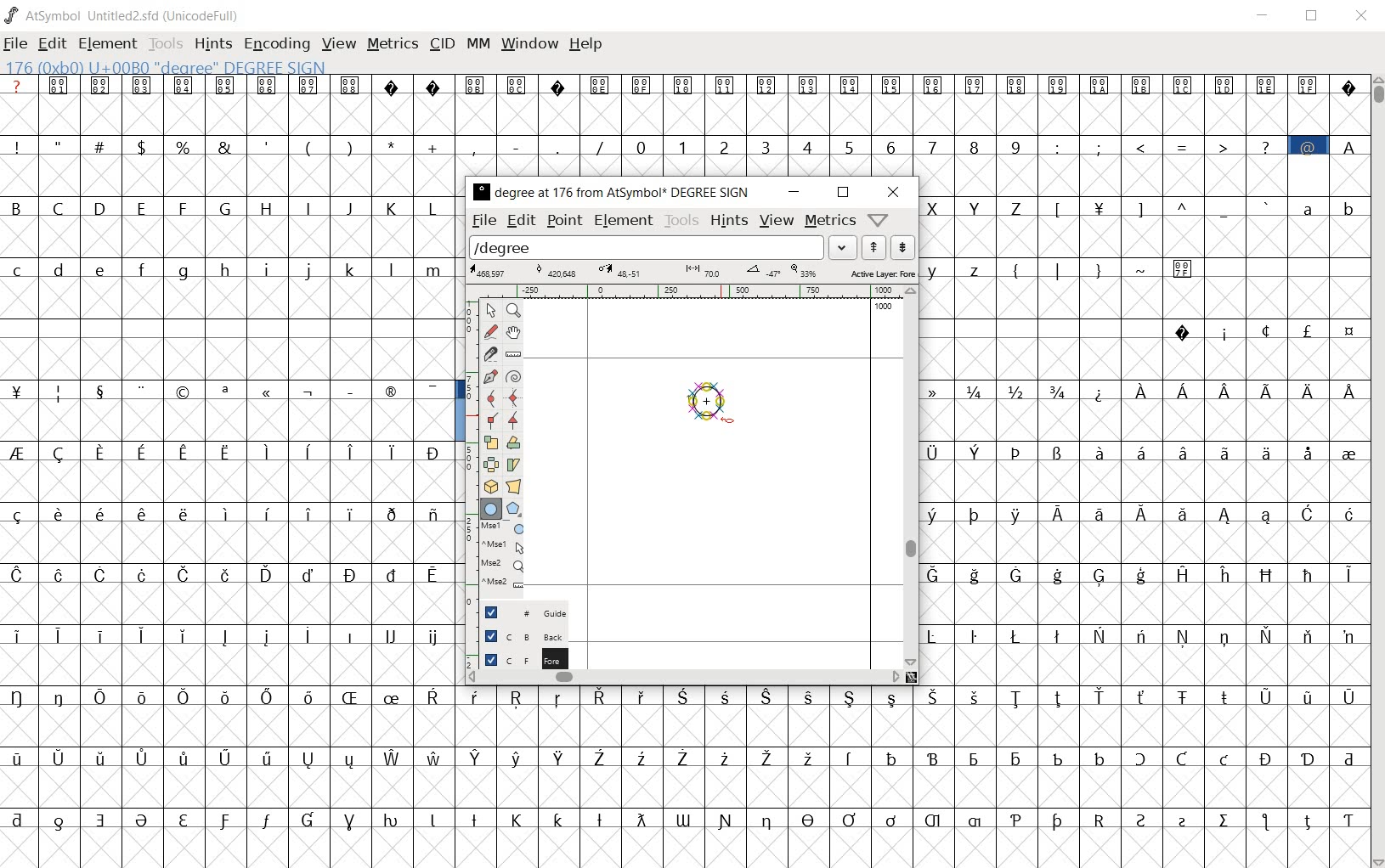 This screenshot has width=1385, height=868. Describe the element at coordinates (512, 310) in the screenshot. I see `magnify` at that location.